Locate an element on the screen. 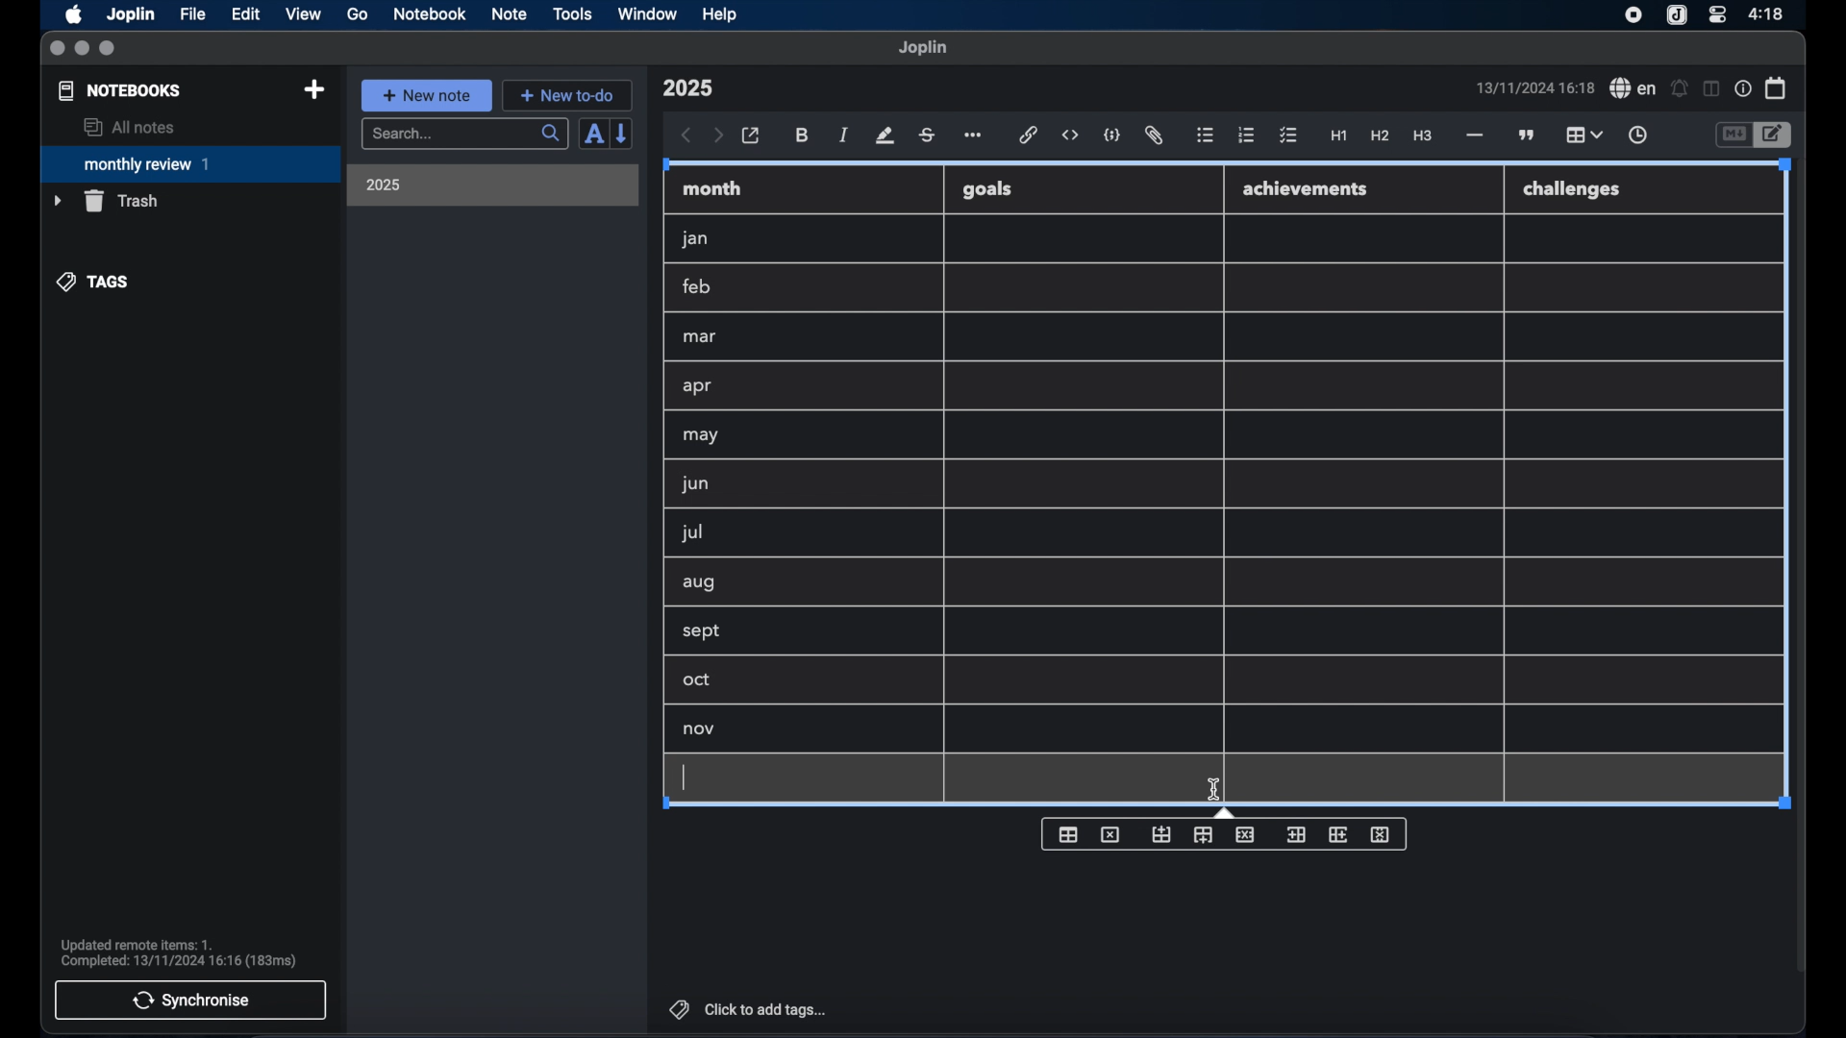 The image size is (1846, 1038). back is located at coordinates (686, 136).